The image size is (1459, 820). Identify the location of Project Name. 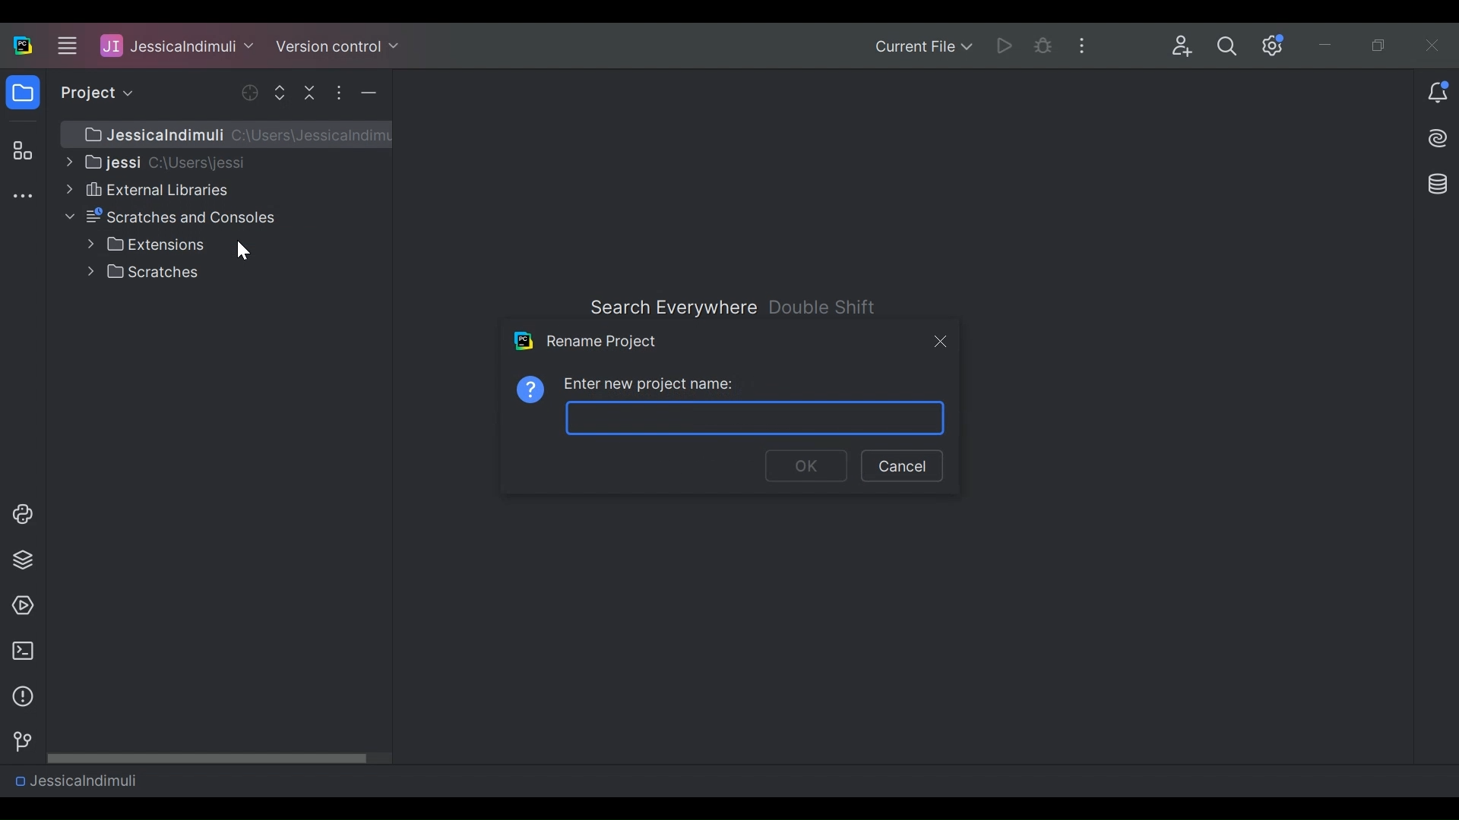
(75, 780).